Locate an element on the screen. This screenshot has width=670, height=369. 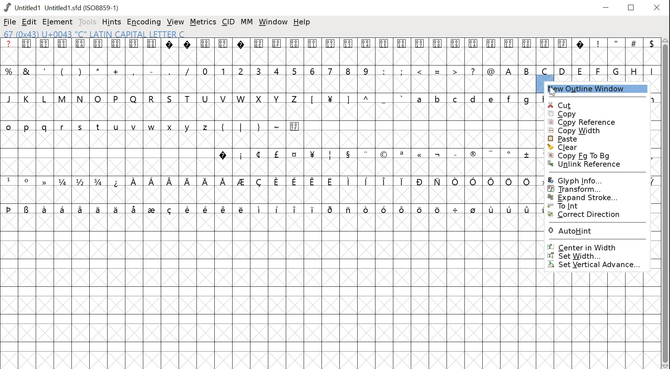
view is located at coordinates (175, 21).